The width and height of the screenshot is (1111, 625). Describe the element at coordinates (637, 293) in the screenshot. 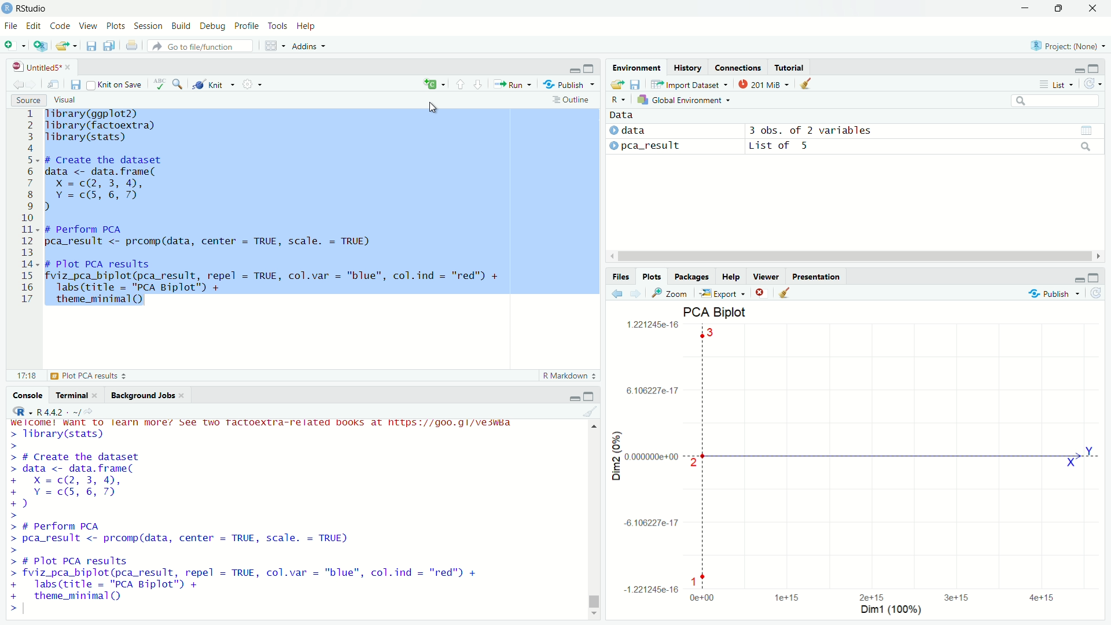

I see `go forward` at that location.